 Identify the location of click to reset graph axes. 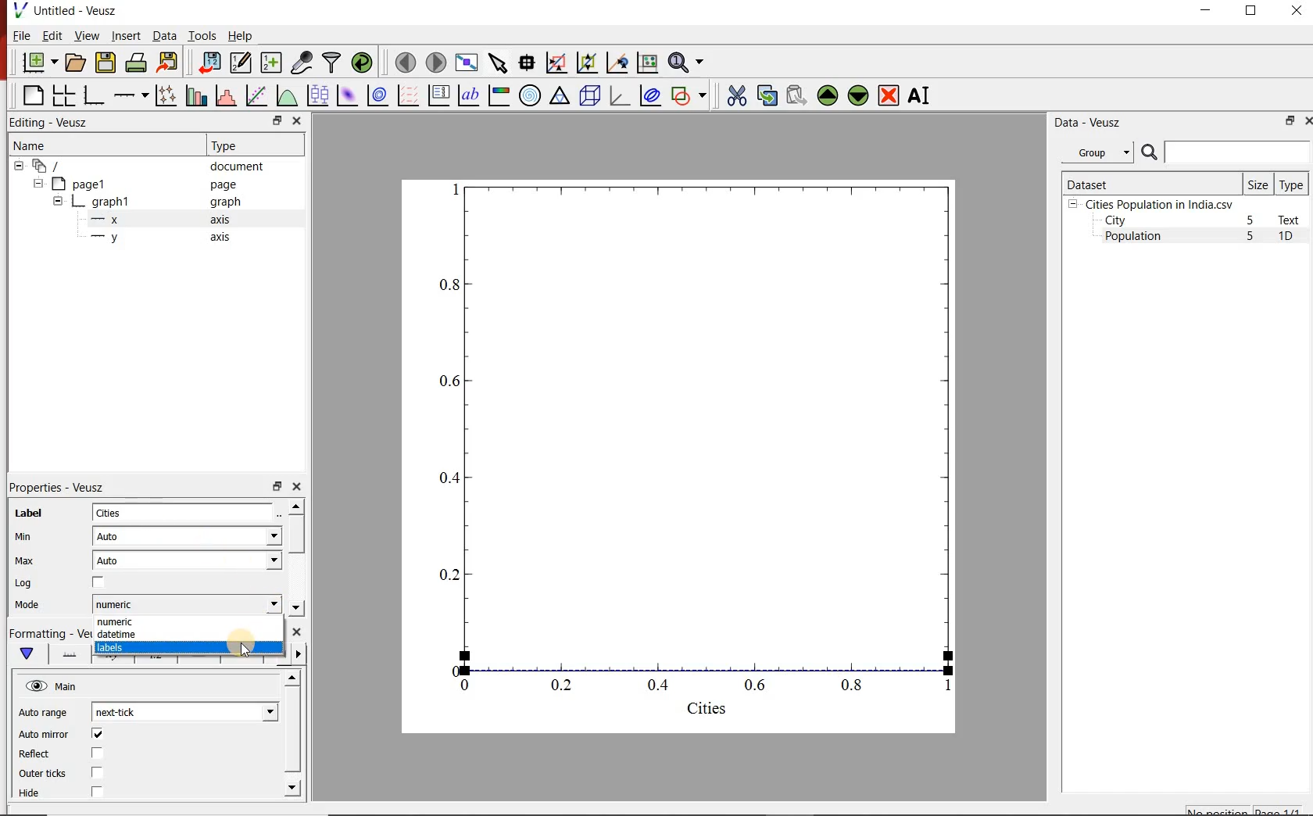
(647, 62).